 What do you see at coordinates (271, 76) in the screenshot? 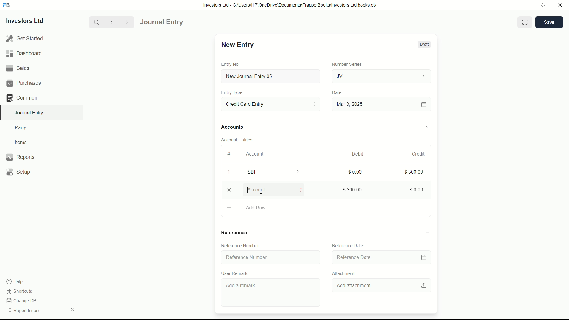
I see `New Journal Entry 05` at bounding box center [271, 76].